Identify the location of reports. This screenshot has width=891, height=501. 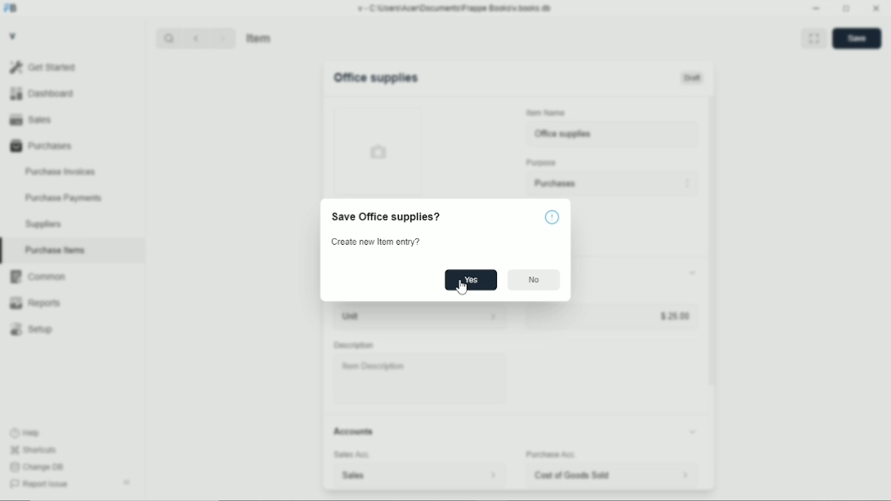
(34, 303).